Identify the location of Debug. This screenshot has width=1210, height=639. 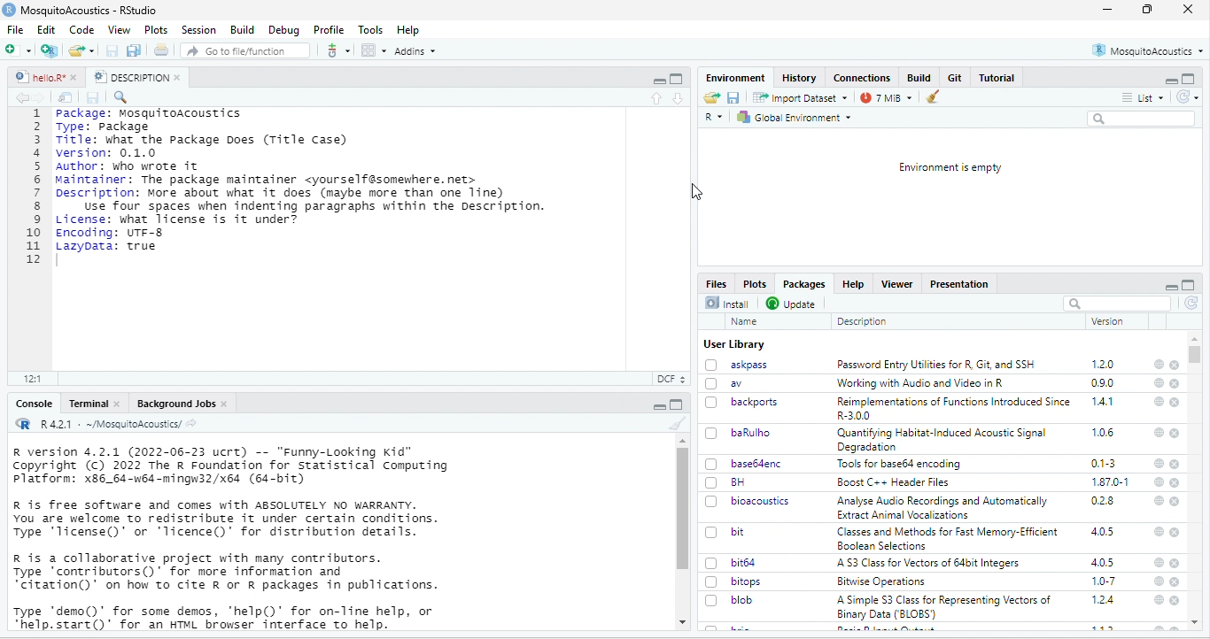
(284, 31).